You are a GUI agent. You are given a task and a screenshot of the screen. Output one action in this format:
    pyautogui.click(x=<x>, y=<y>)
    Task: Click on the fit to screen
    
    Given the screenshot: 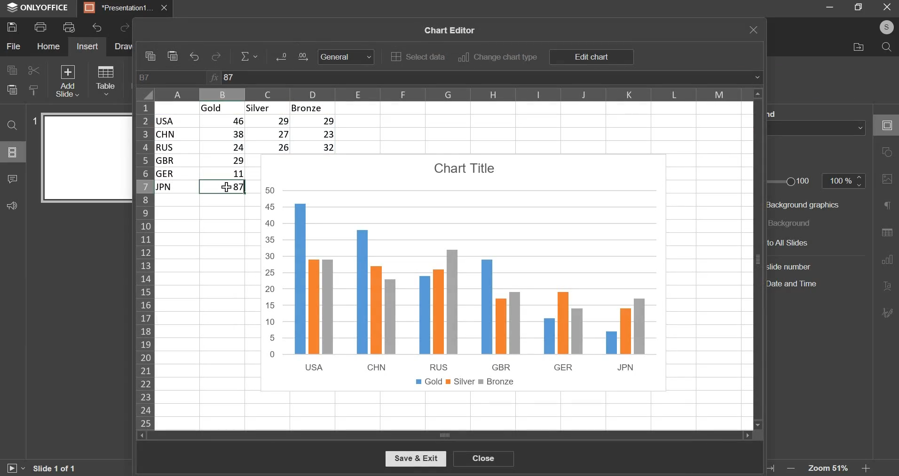 What is the action you would take?
    pyautogui.click(x=772, y=467)
    